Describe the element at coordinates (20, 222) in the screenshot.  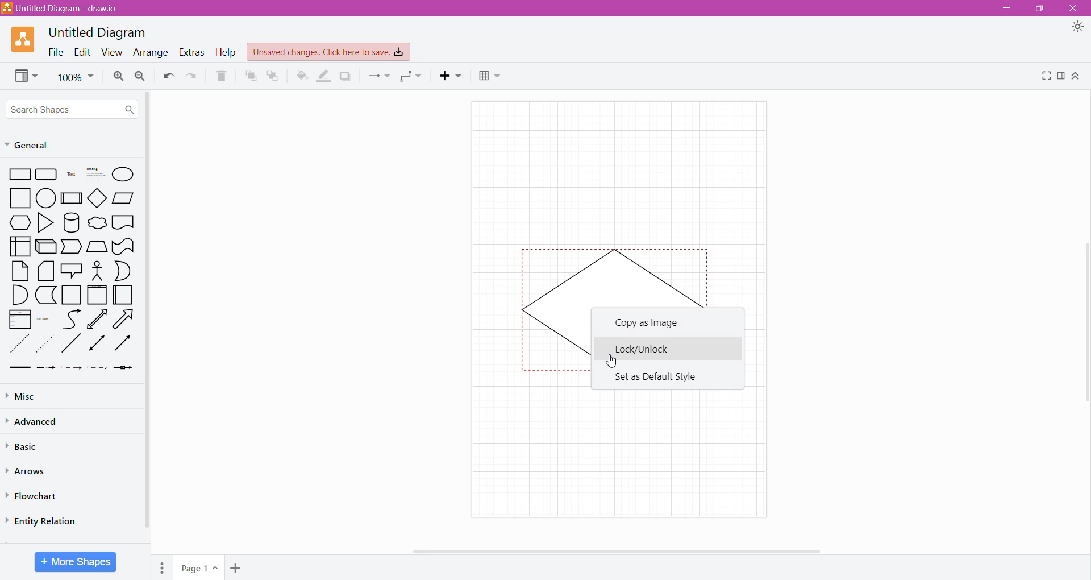
I see `Hexagon` at that location.